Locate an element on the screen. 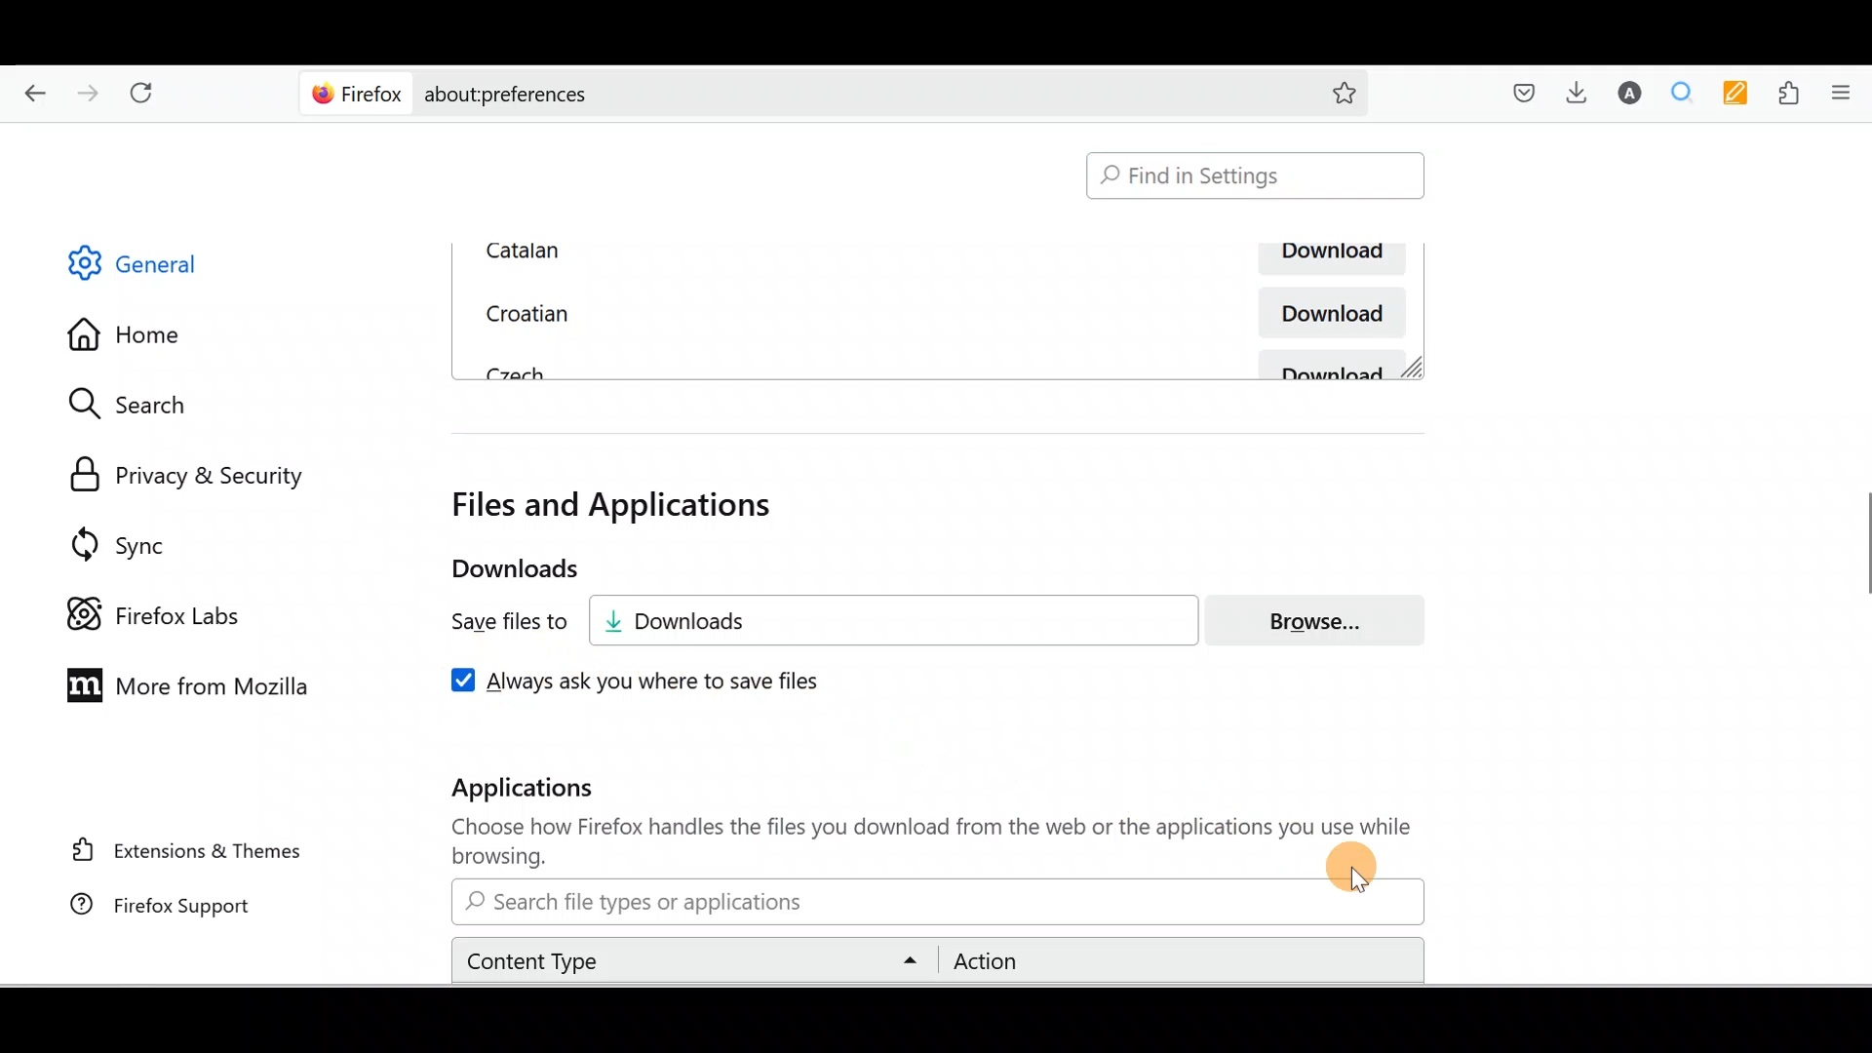 Image resolution: width=1872 pixels, height=1053 pixels. Content type is located at coordinates (697, 959).